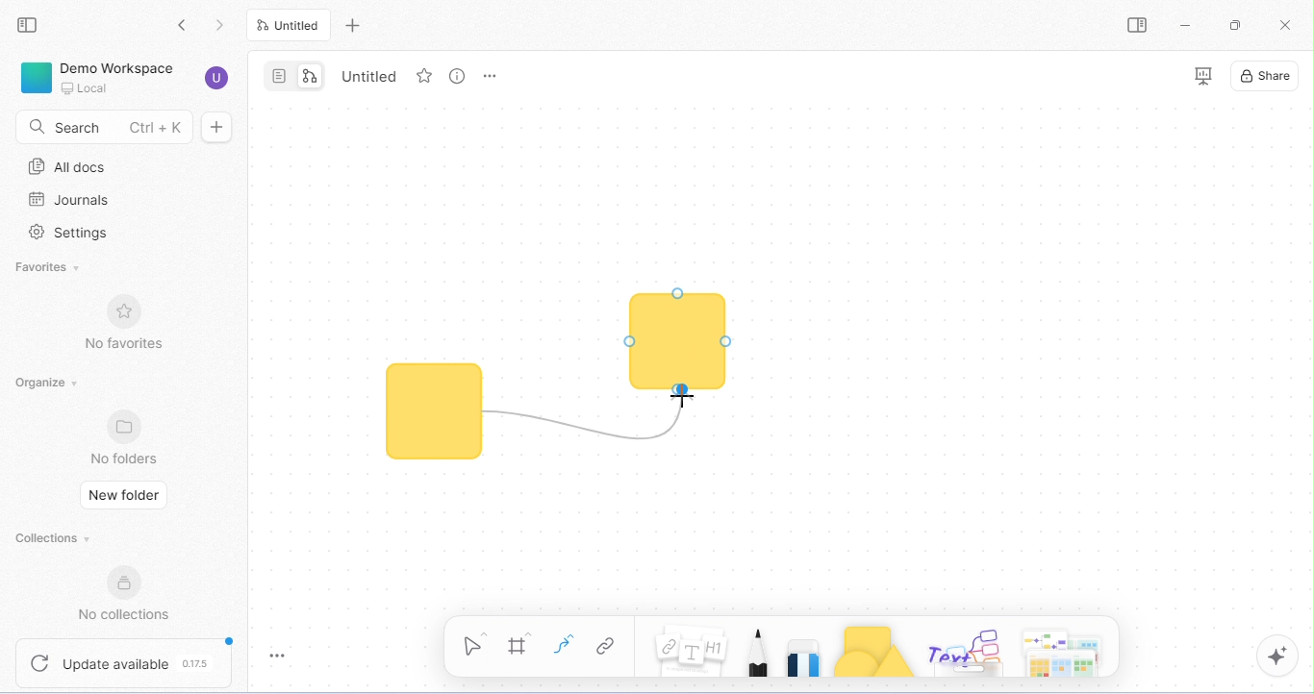 This screenshot has height=694, width=1314. Describe the element at coordinates (356, 25) in the screenshot. I see `new tab` at that location.